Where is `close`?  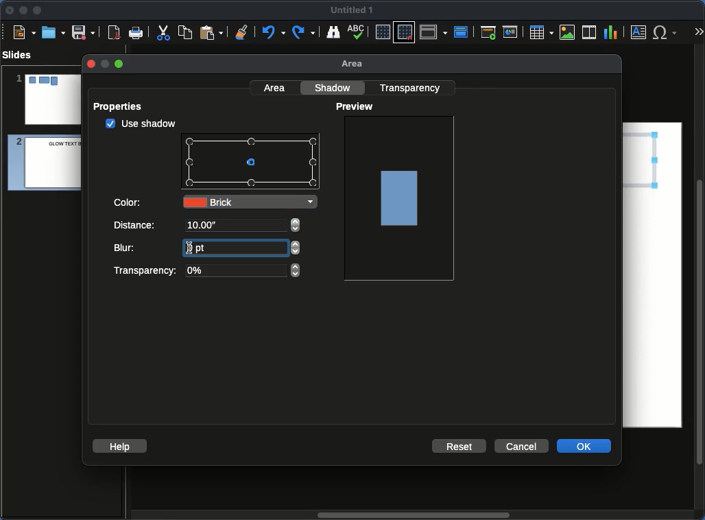 close is located at coordinates (90, 64).